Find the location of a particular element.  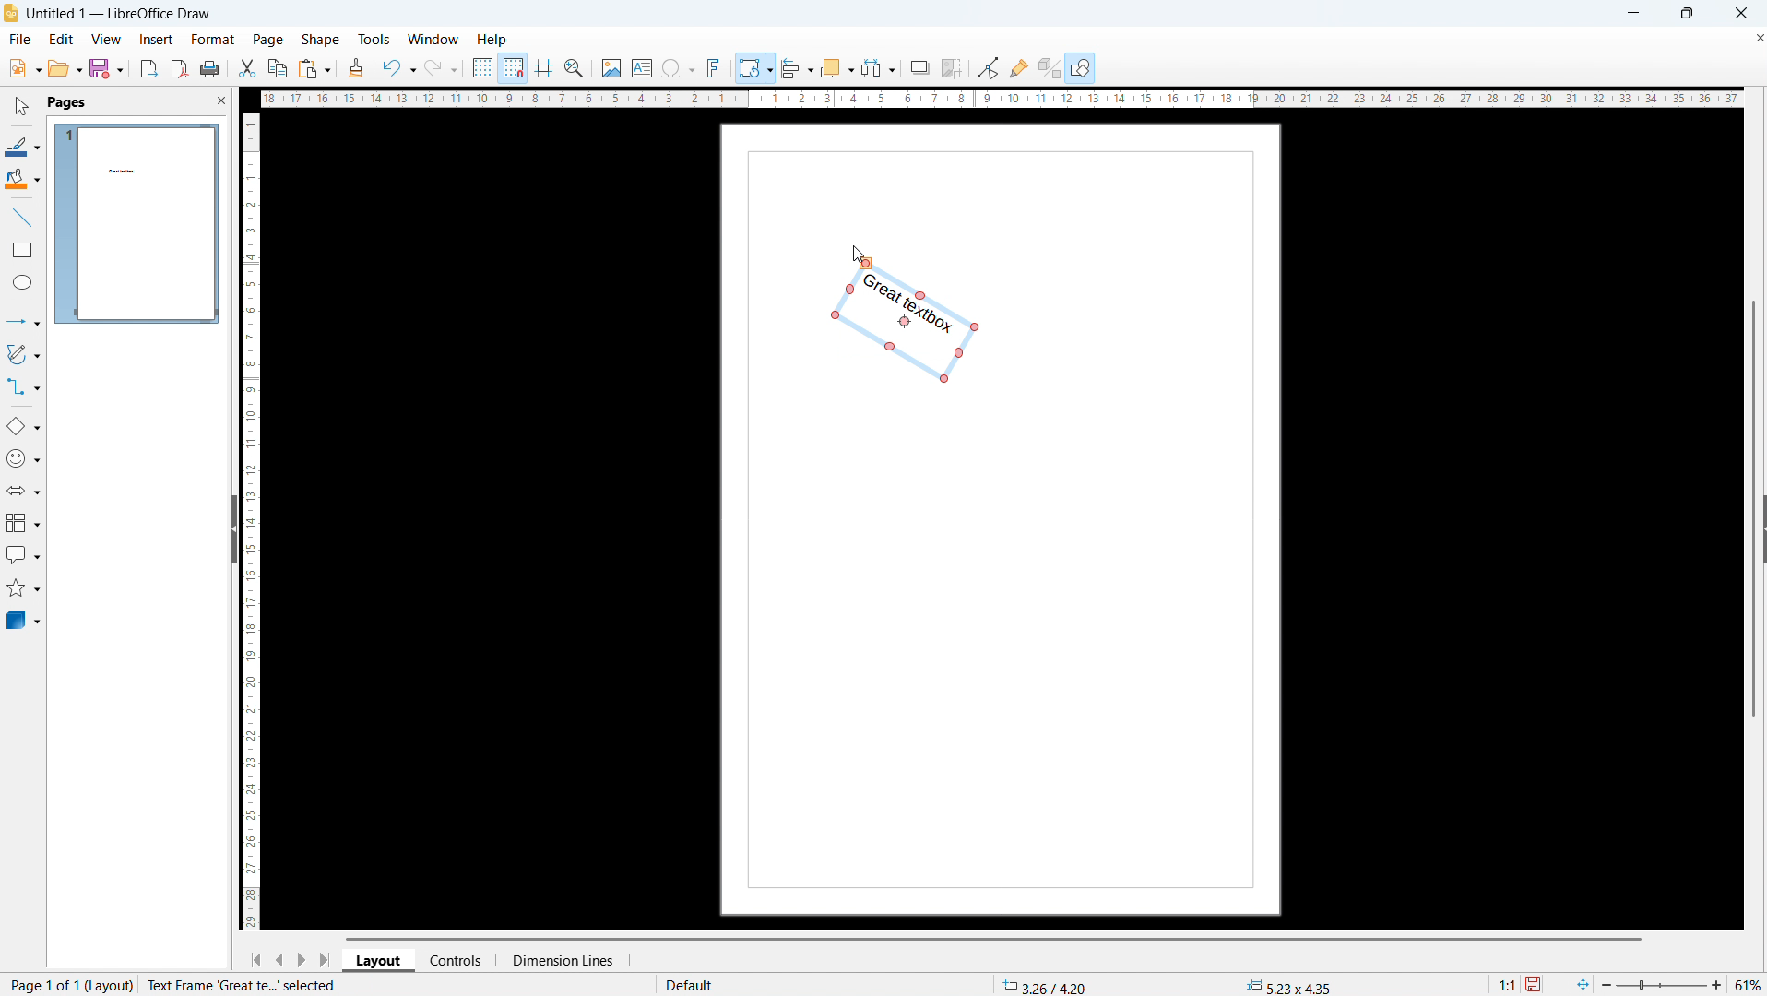

show grid is located at coordinates (482, 67).